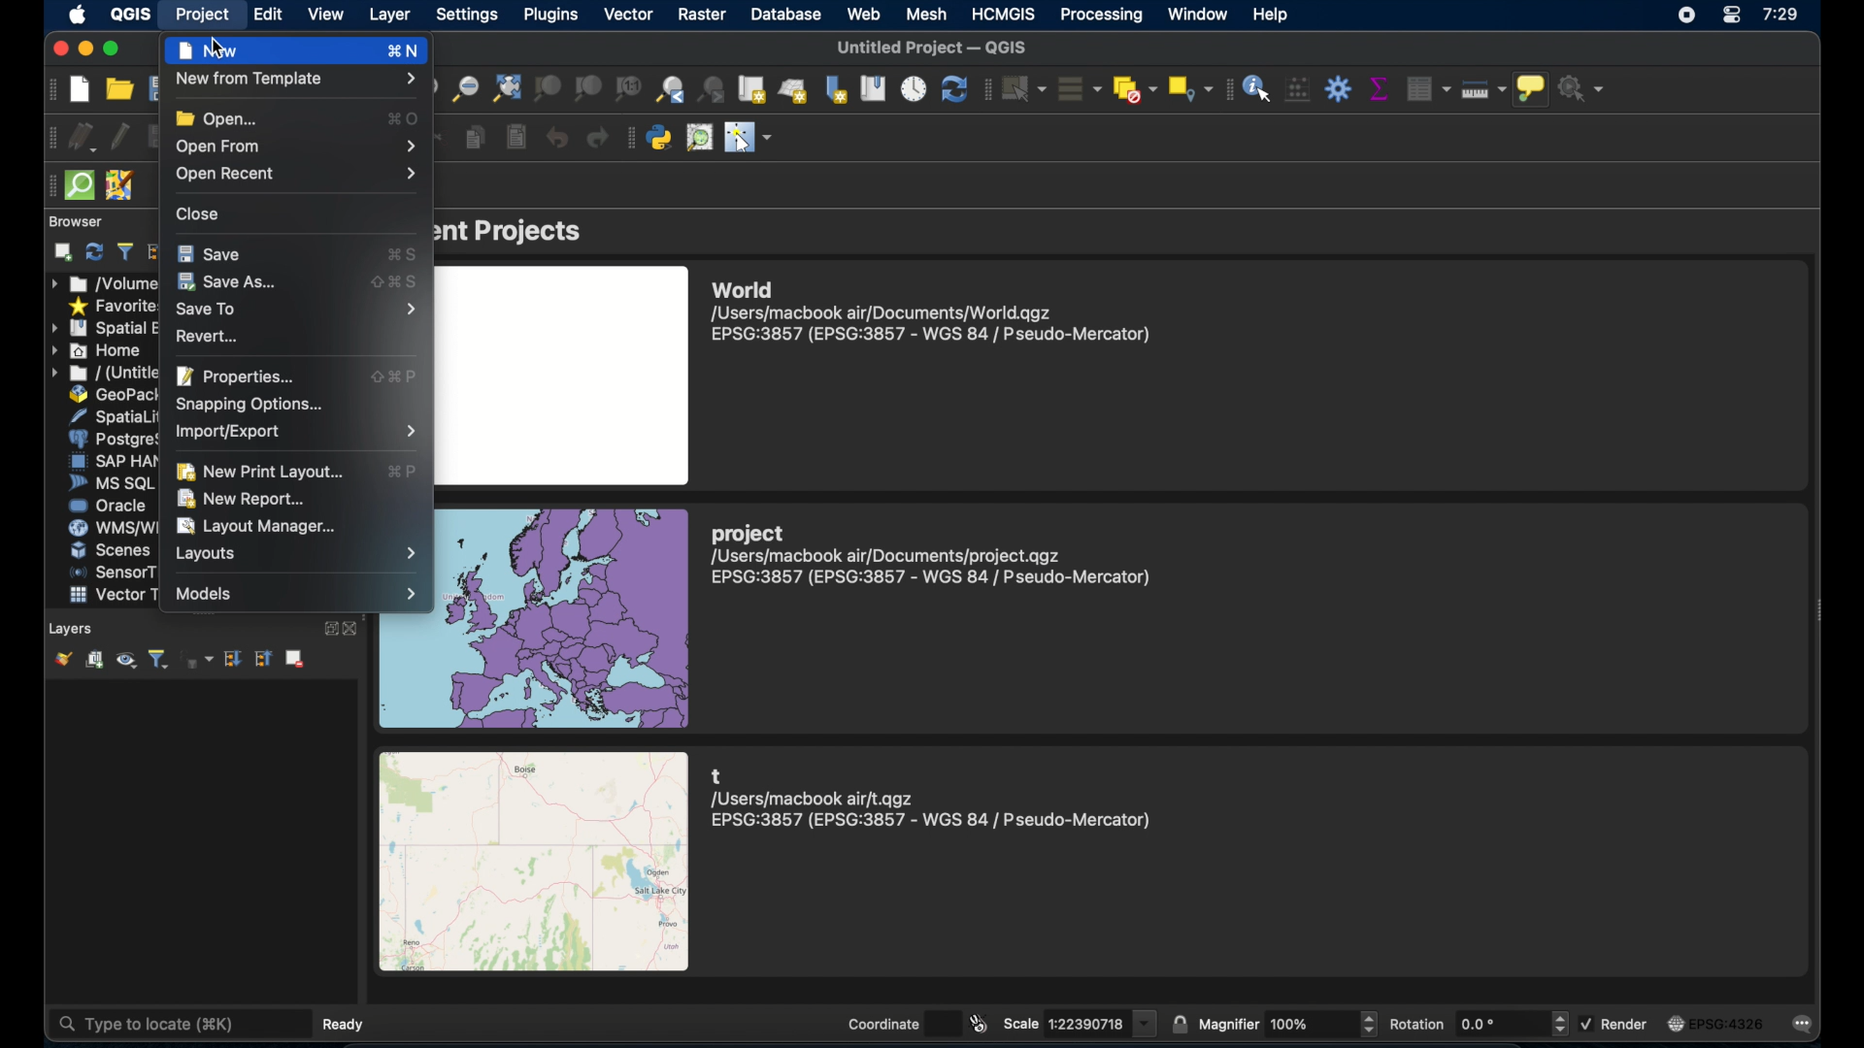 The width and height of the screenshot is (1864, 1048). I want to click on new print layout, so click(261, 471).